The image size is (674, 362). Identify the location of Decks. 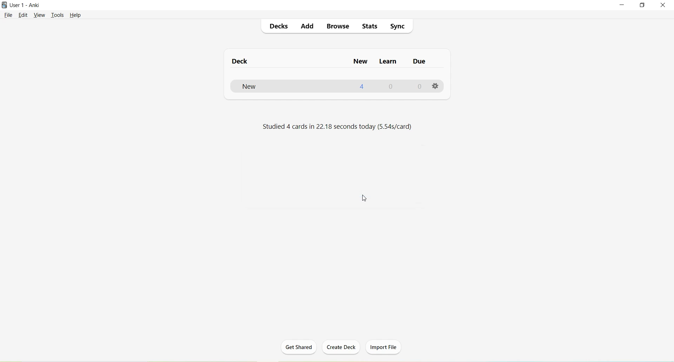
(278, 27).